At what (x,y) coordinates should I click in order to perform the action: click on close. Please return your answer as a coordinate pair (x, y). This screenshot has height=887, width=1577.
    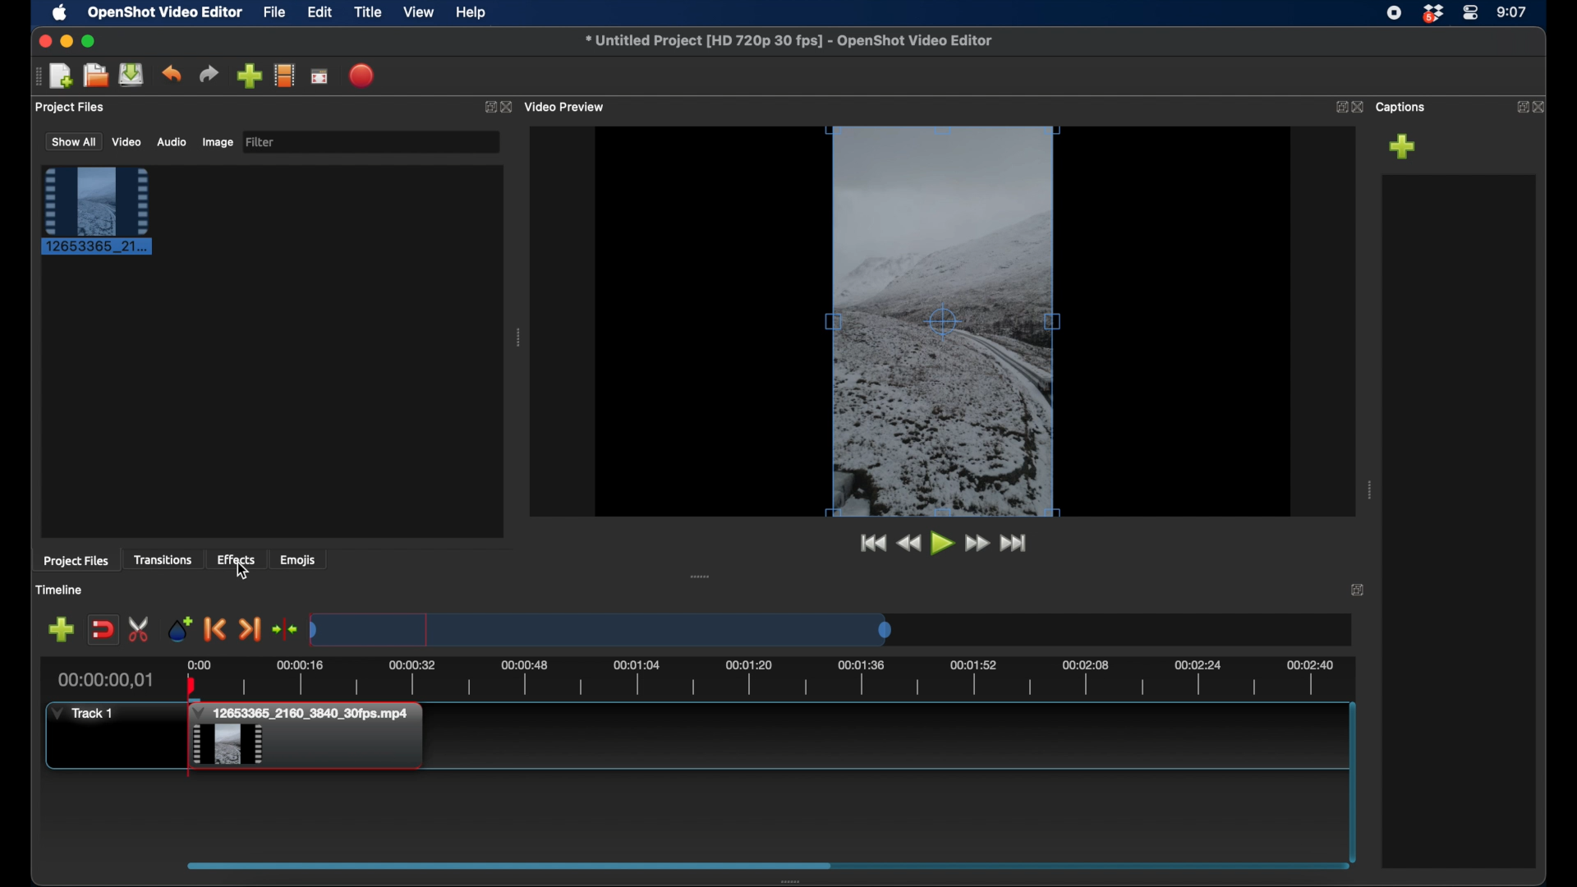
    Looking at the image, I should click on (510, 106).